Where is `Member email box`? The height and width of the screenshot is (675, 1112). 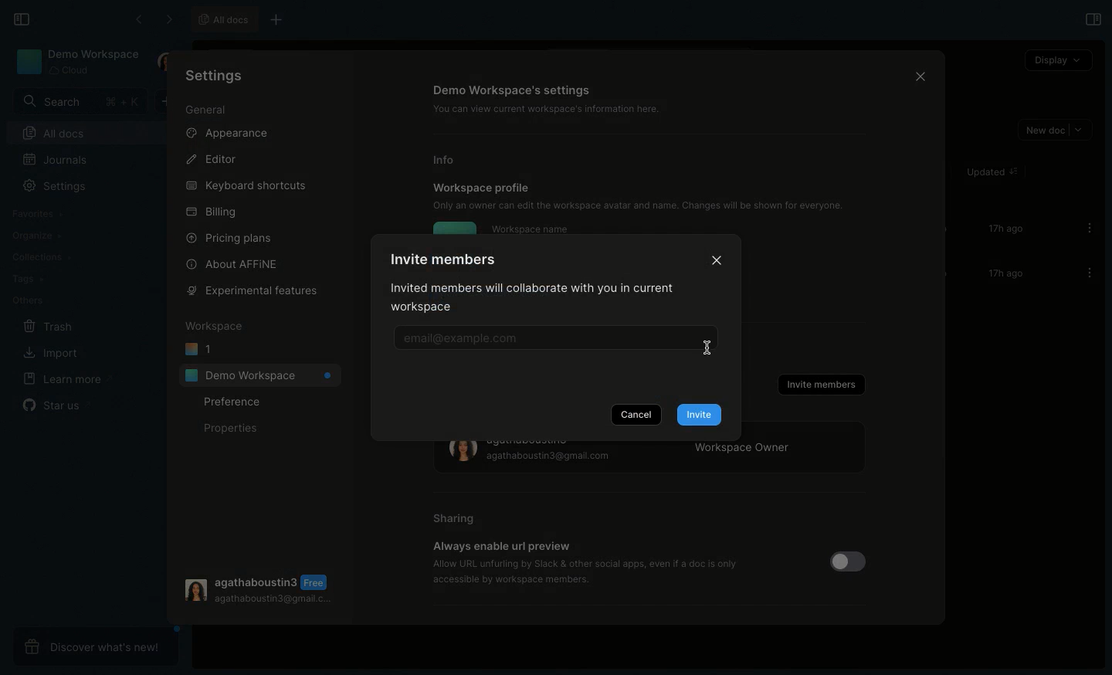
Member email box is located at coordinates (551, 339).